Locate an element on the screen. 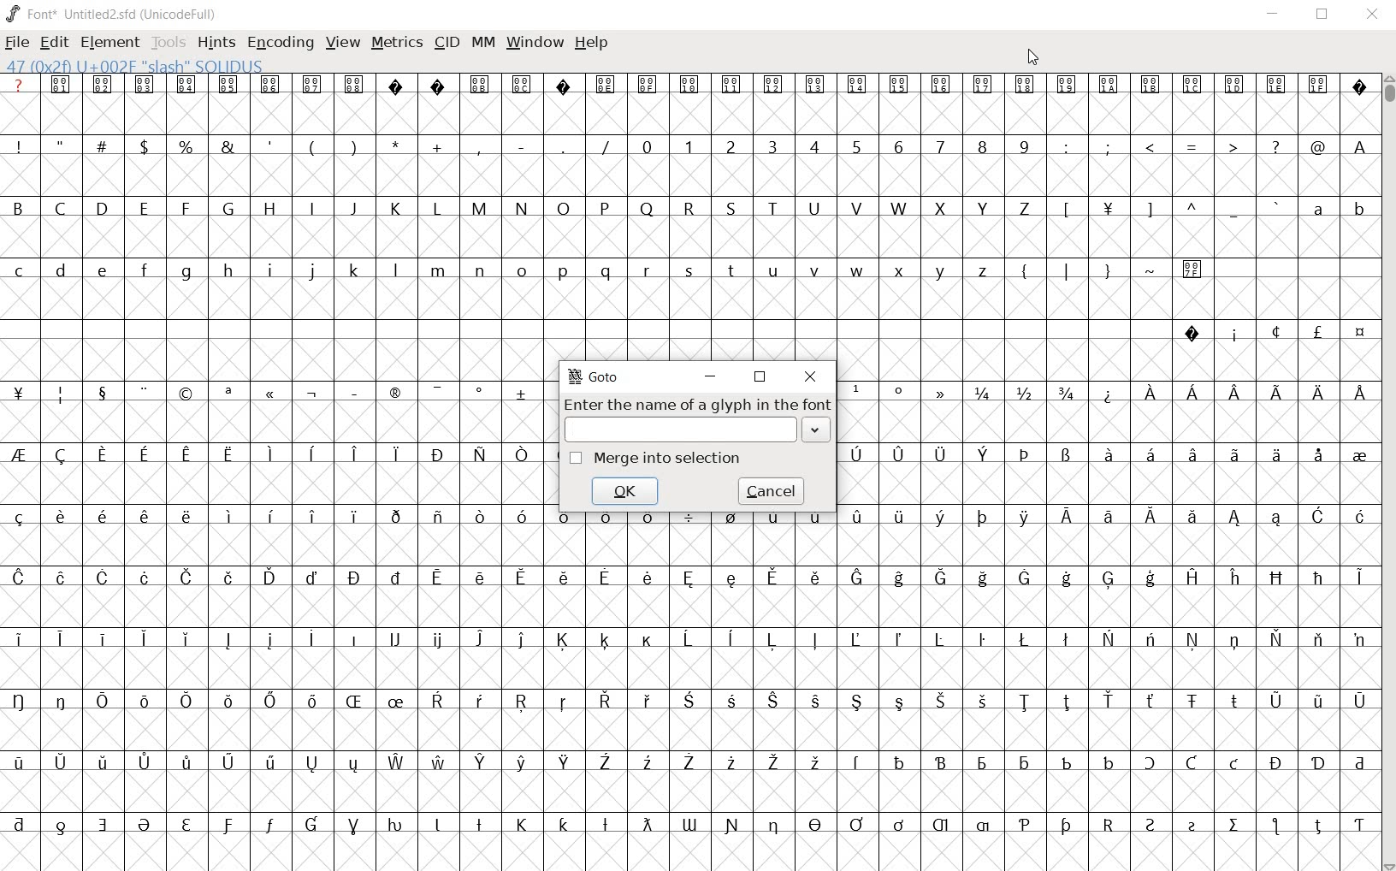 The height and width of the screenshot is (871, 1396). special letters is located at coordinates (692, 638).